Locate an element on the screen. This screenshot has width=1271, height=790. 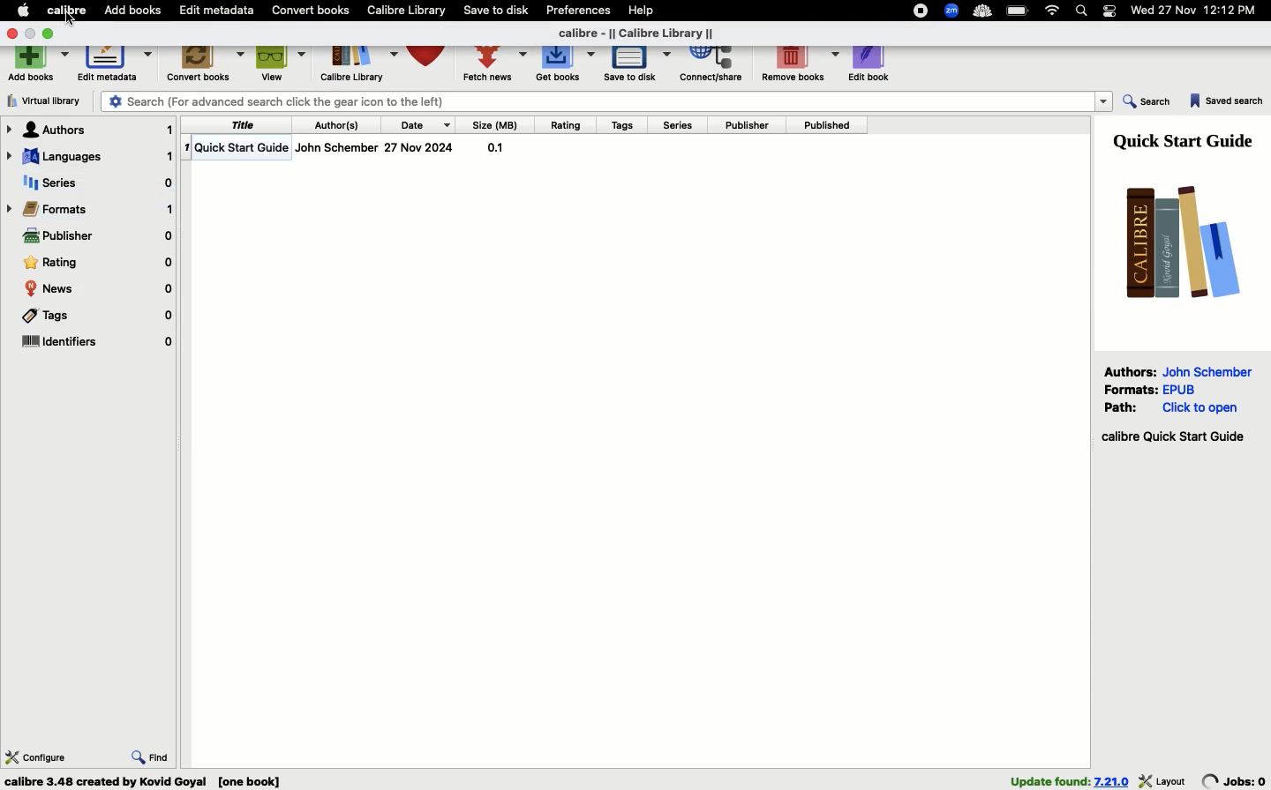
Library is located at coordinates (429, 67).